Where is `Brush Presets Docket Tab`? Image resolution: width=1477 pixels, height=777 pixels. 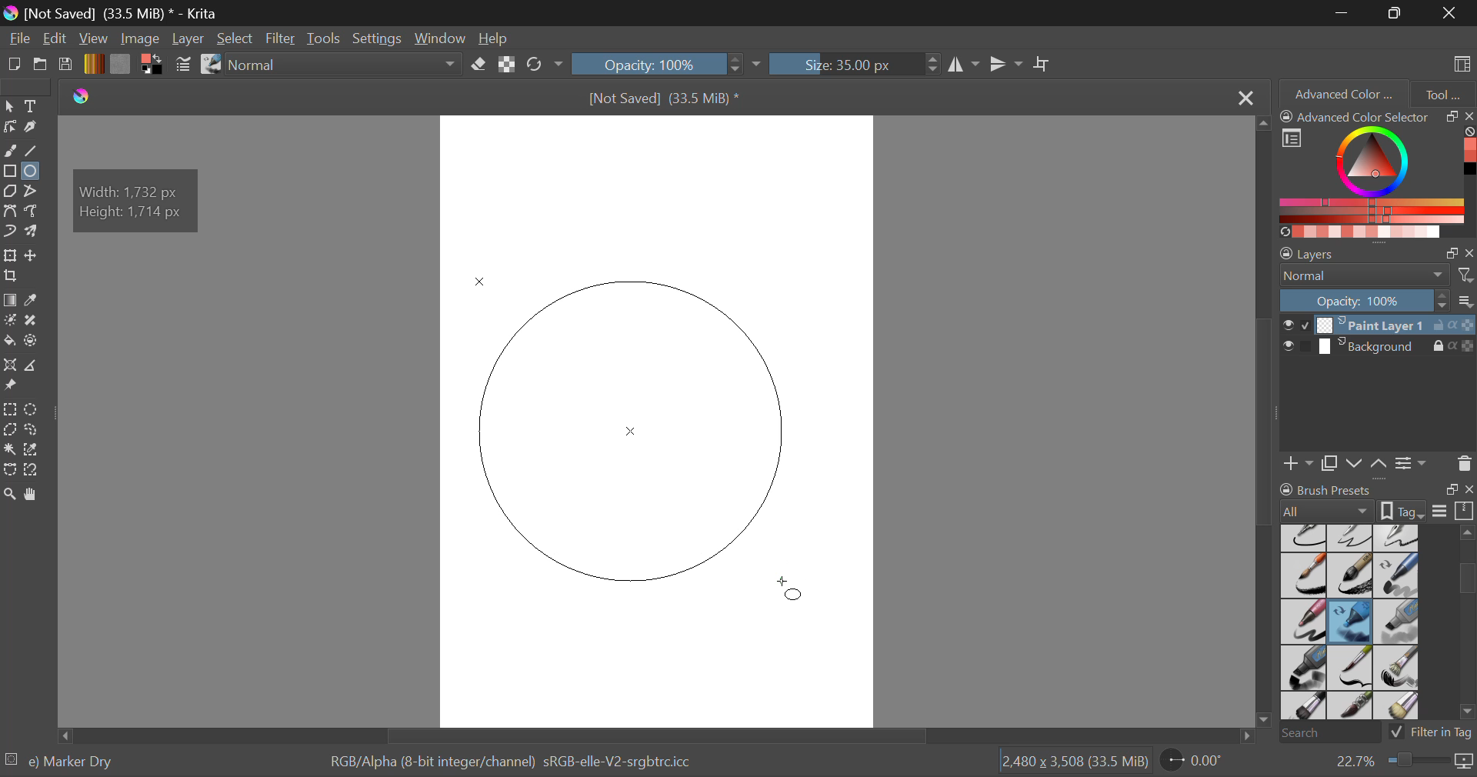
Brush Presets Docket Tab is located at coordinates (1376, 498).